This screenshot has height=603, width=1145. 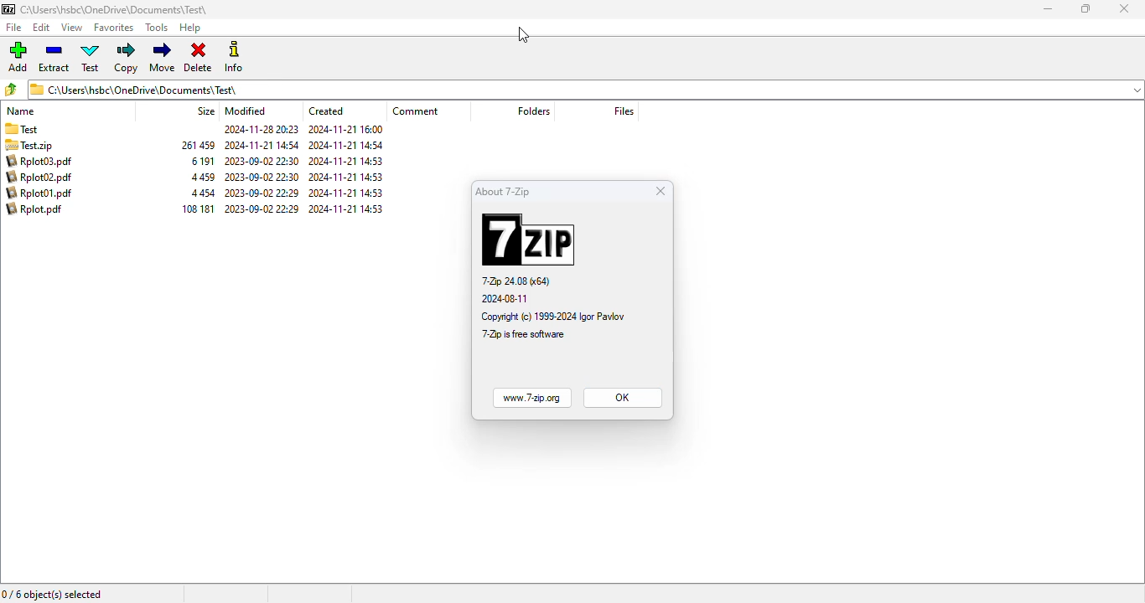 I want to click on maximize, so click(x=1086, y=8).